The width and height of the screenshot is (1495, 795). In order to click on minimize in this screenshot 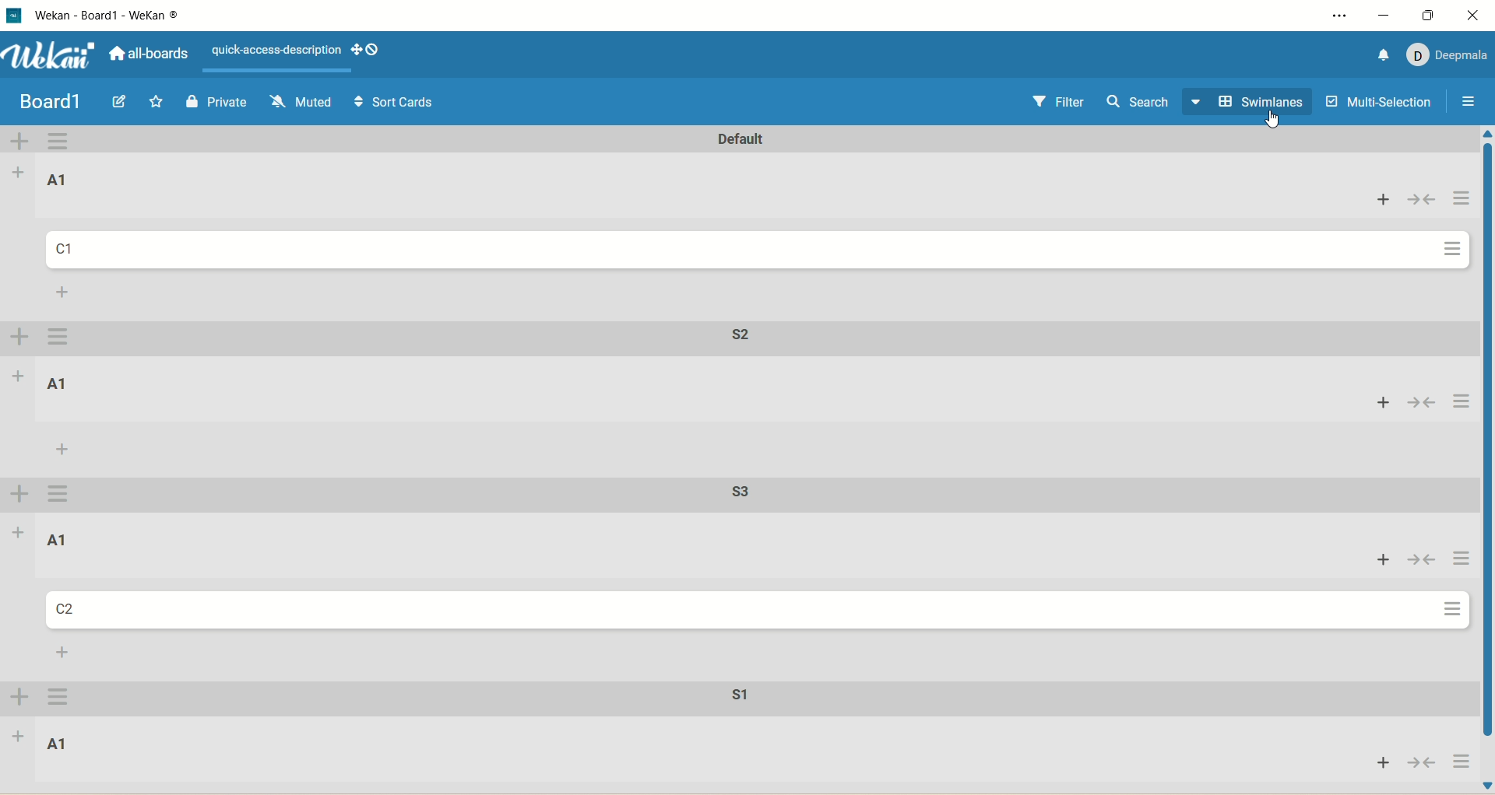, I will do `click(1387, 16)`.